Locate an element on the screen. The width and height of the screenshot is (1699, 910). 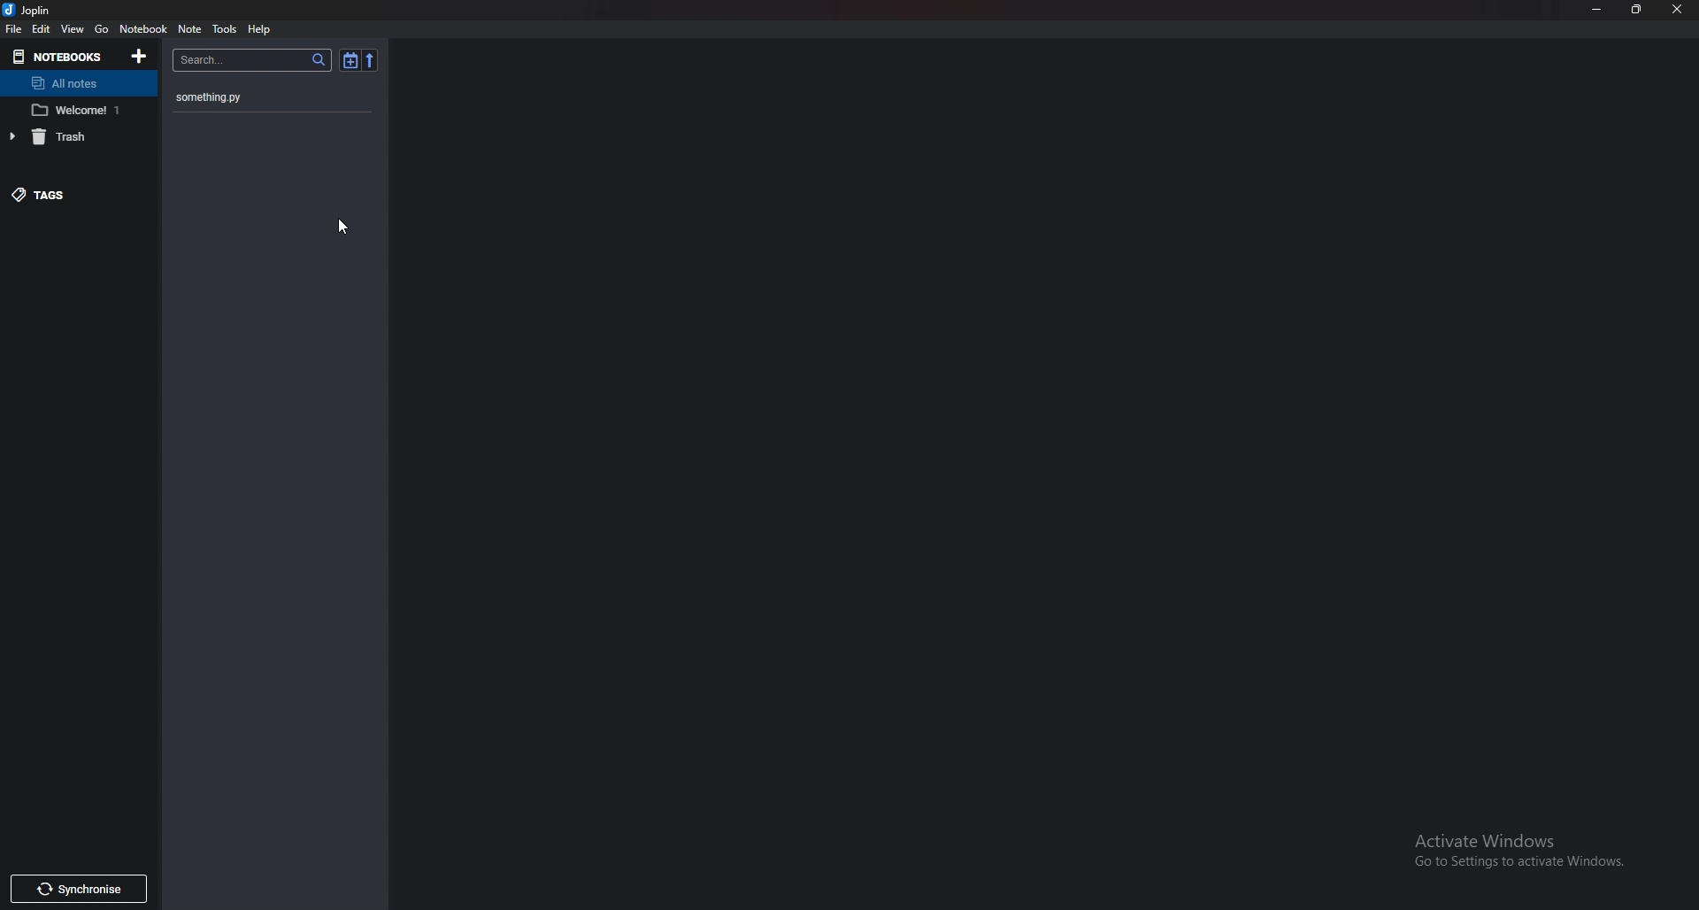
resize is located at coordinates (1638, 10).